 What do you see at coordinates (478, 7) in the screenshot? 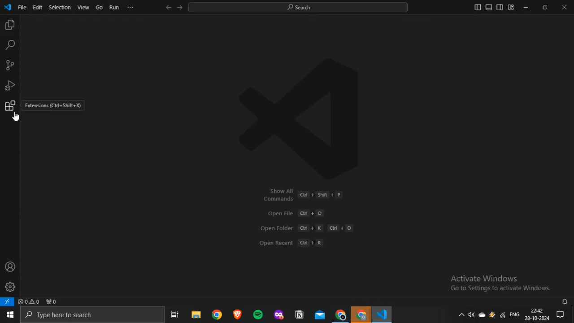
I see `toggle primary sidebar` at bounding box center [478, 7].